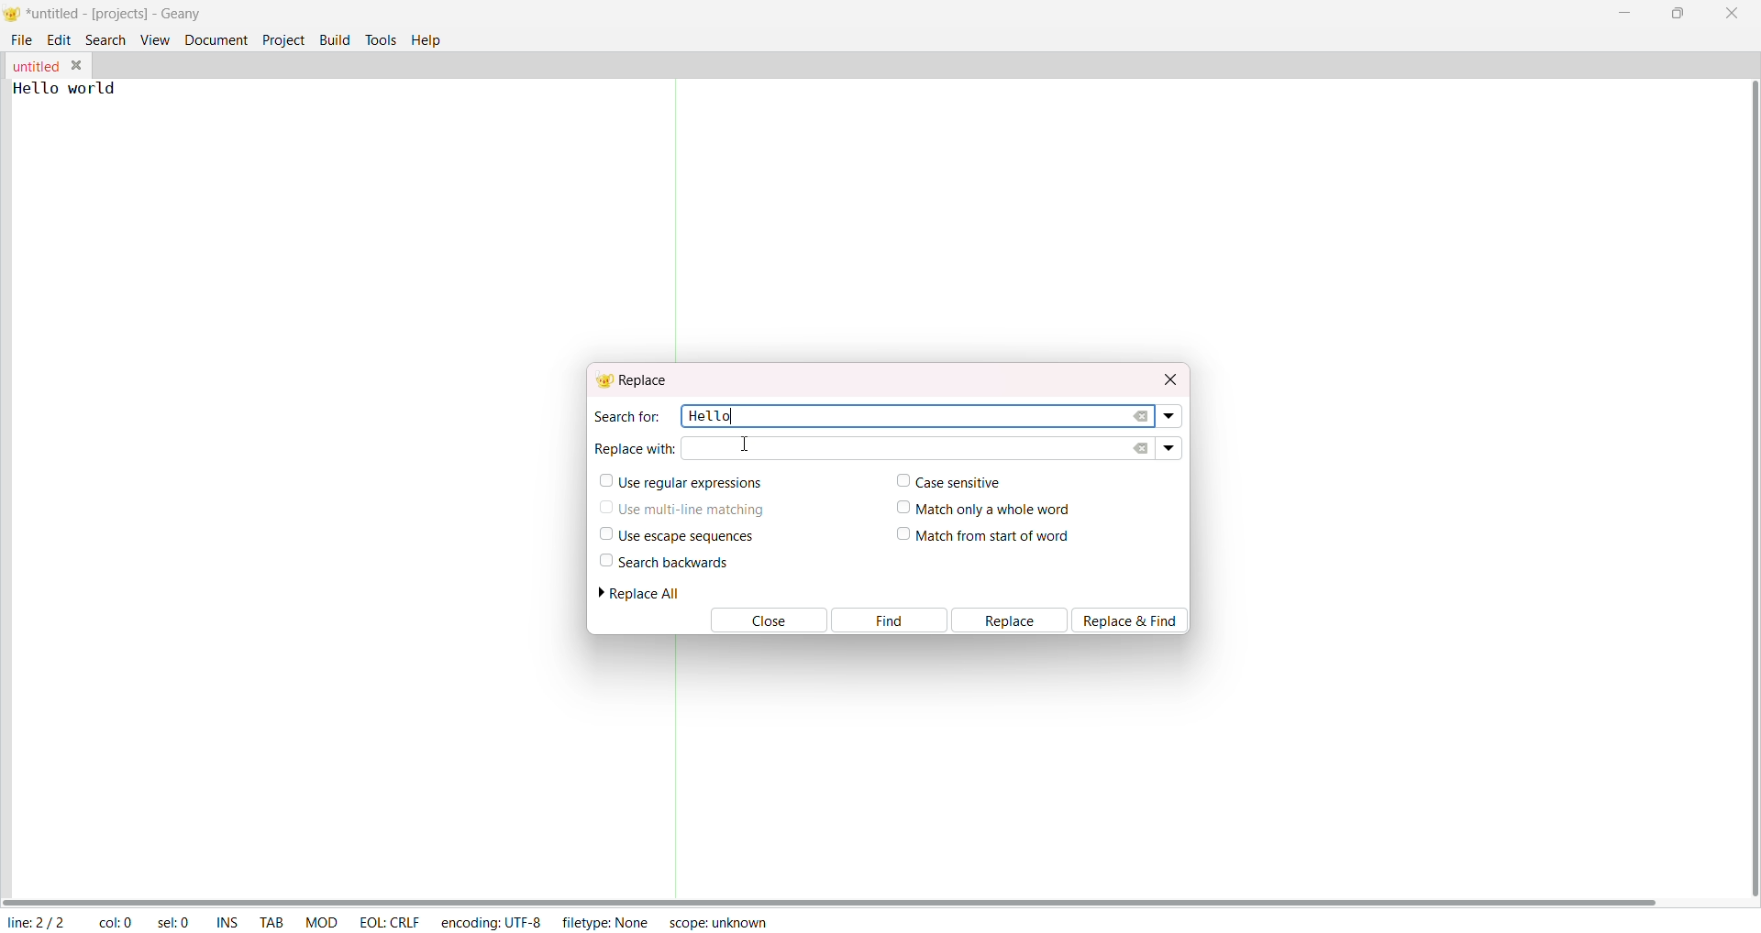  I want to click on search for, so click(626, 416).